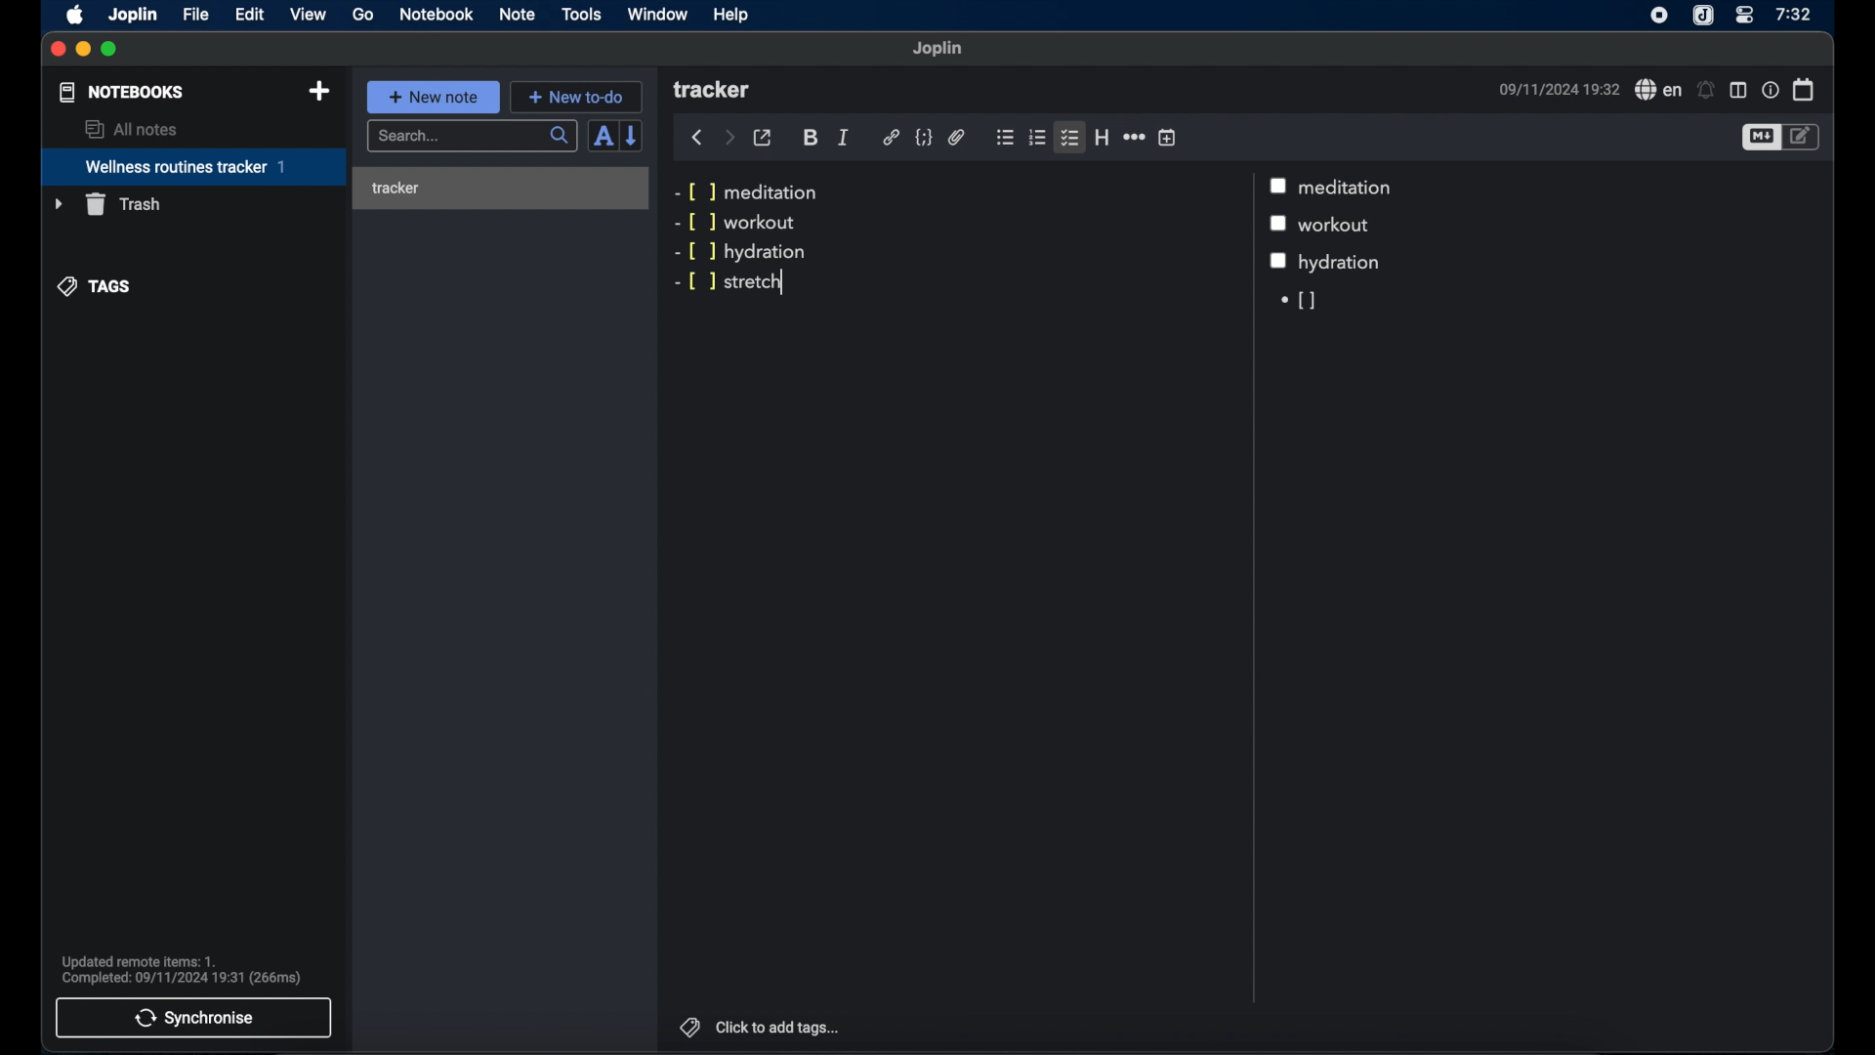 The image size is (1875, 1055). What do you see at coordinates (1295, 301) in the screenshot?
I see `[]` at bounding box center [1295, 301].